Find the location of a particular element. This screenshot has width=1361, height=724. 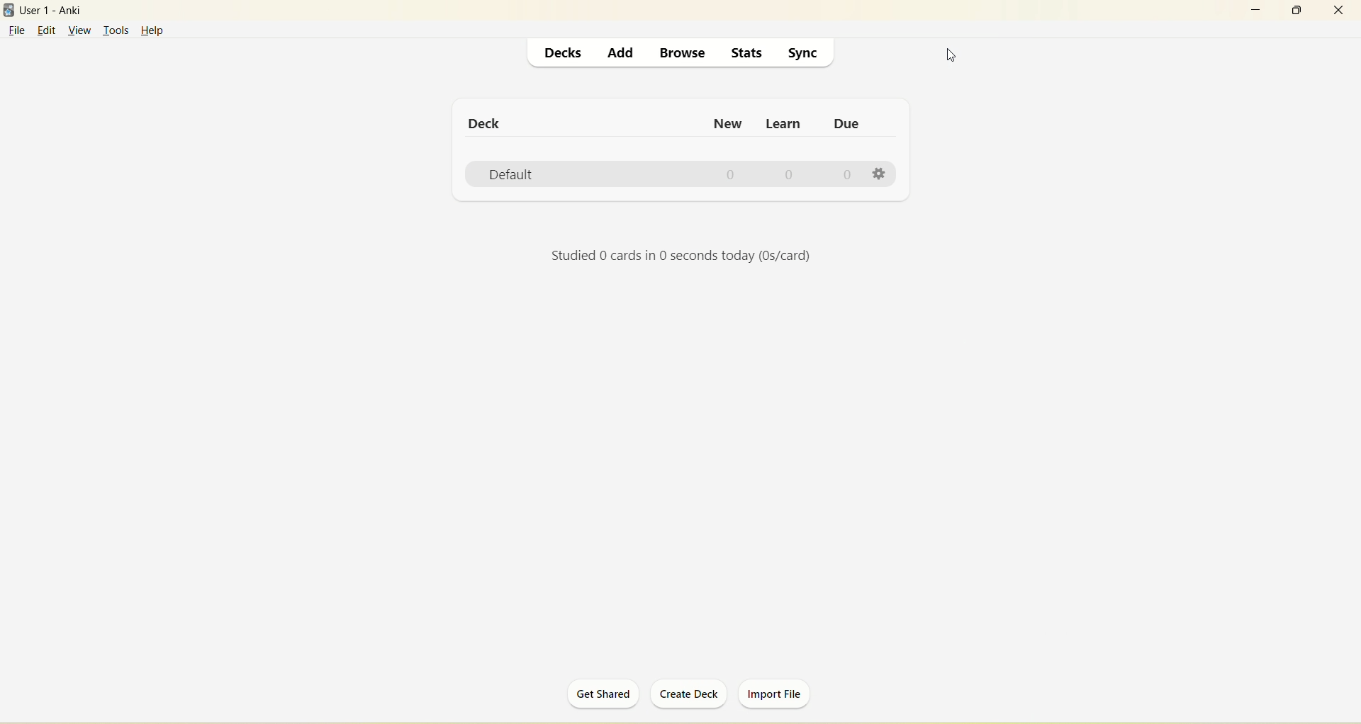

default is located at coordinates (515, 175).